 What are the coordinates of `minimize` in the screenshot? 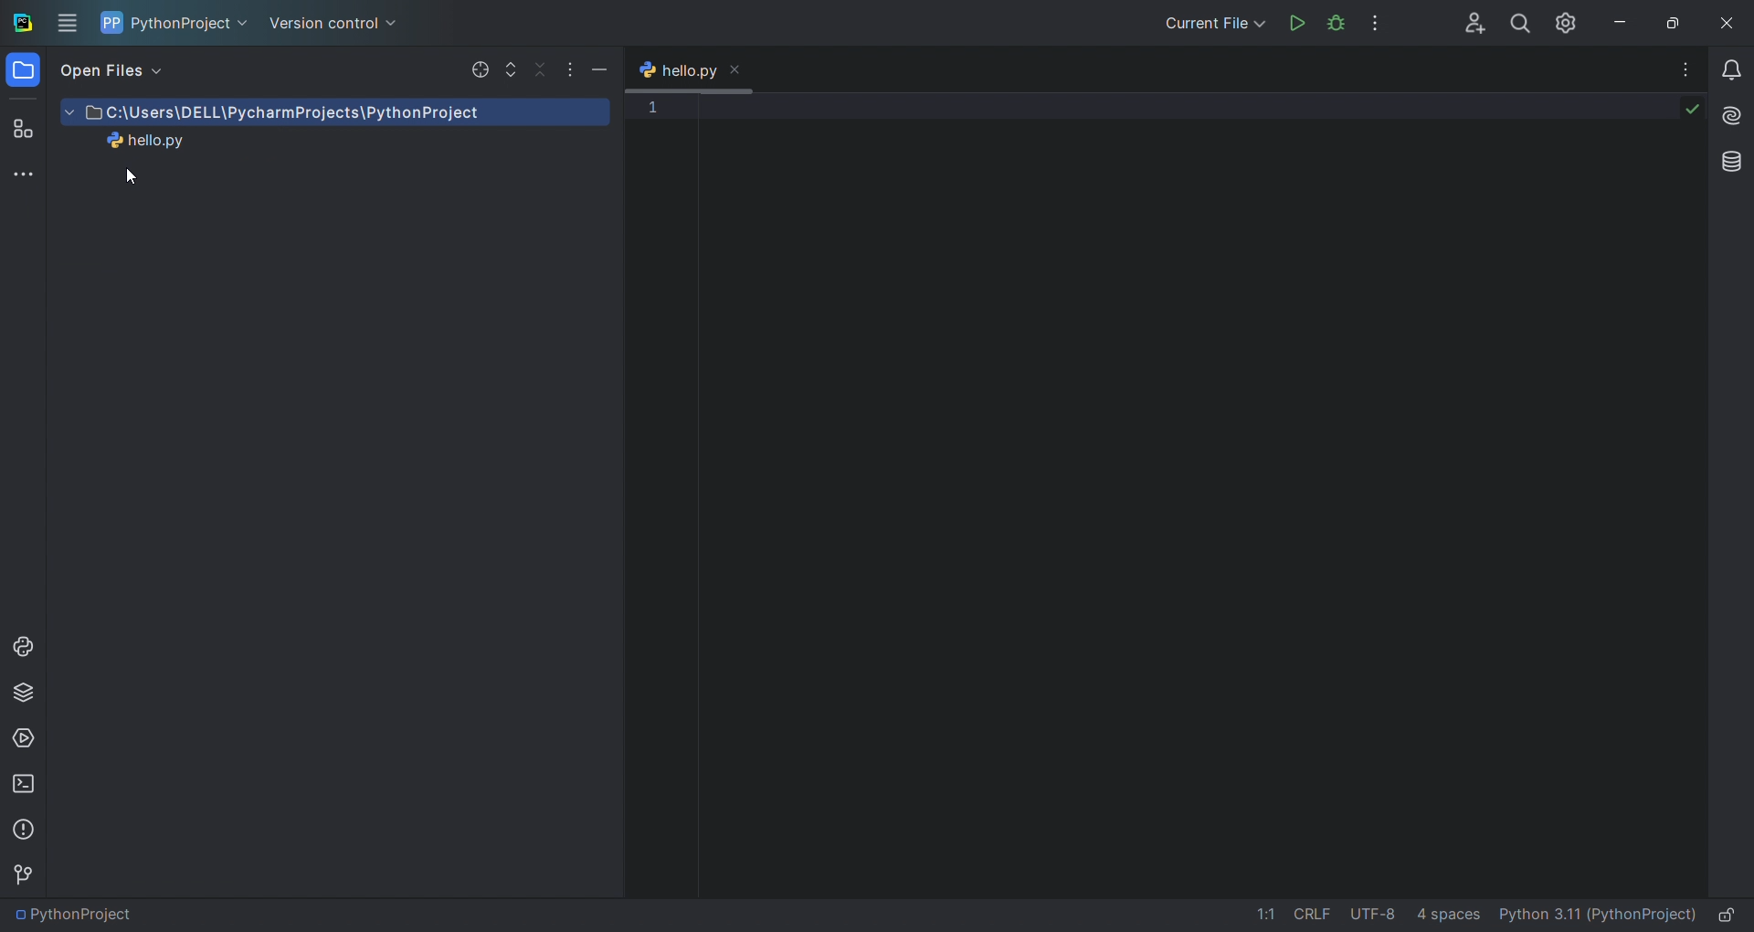 It's located at (1616, 21).